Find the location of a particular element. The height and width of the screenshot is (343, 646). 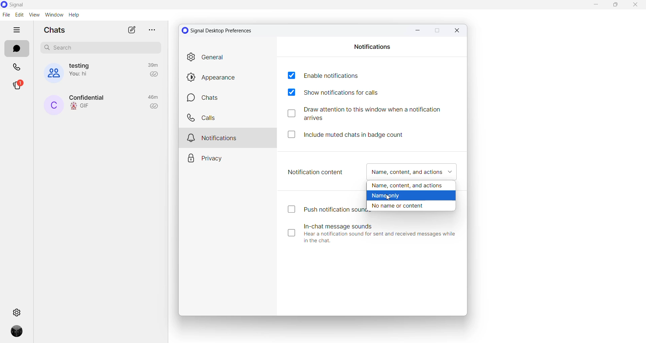

application name and logo is located at coordinates (25, 5).